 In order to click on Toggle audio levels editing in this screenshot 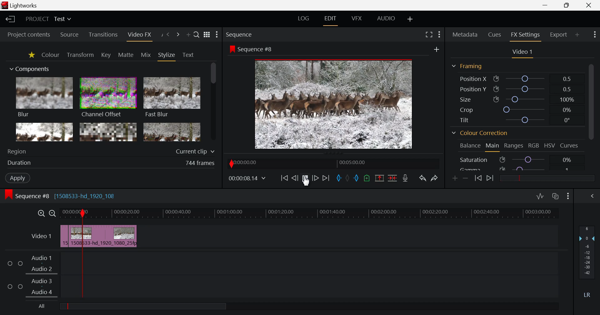, I will do `click(540, 196)`.